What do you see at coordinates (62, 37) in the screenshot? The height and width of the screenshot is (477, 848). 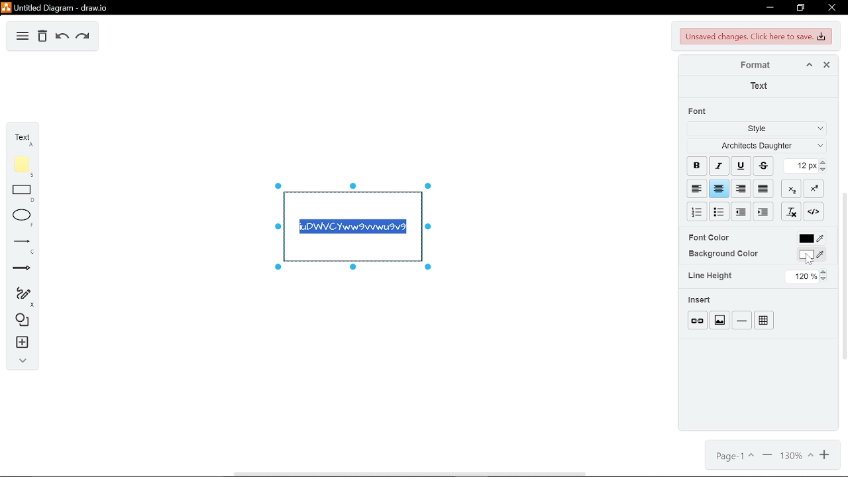 I see `undo` at bounding box center [62, 37].